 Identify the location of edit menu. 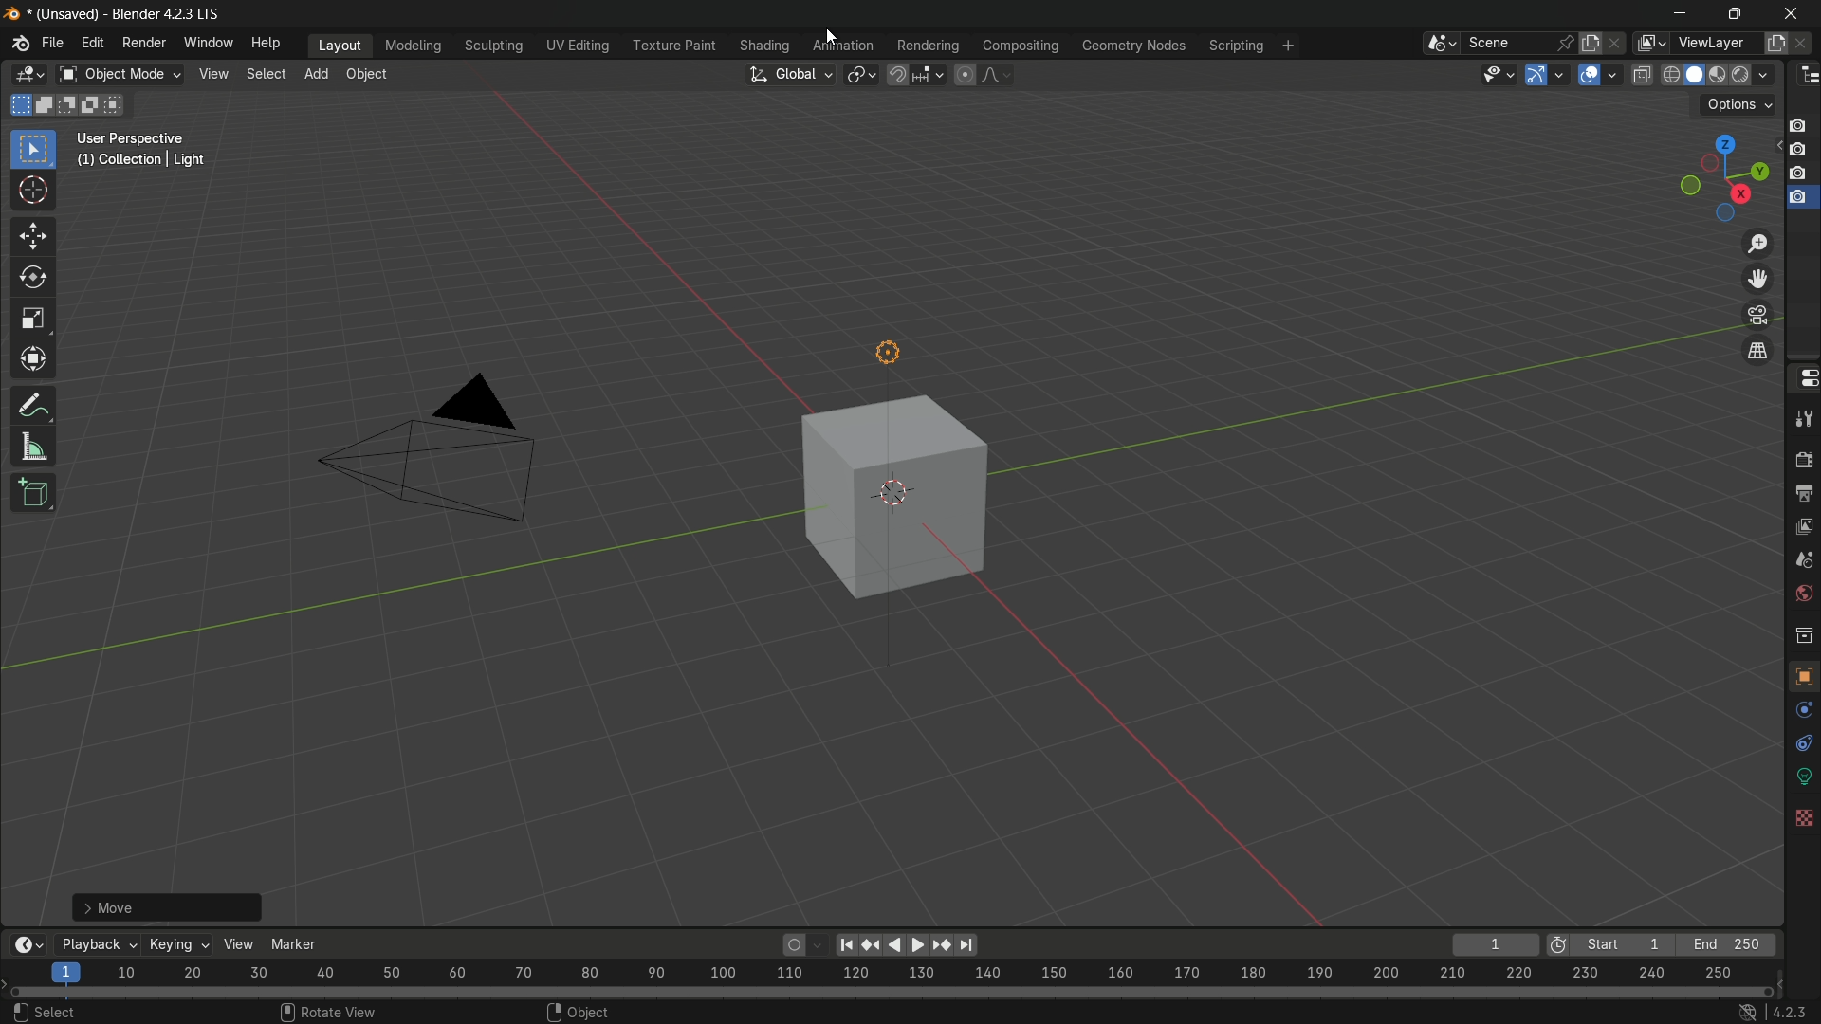
(91, 44).